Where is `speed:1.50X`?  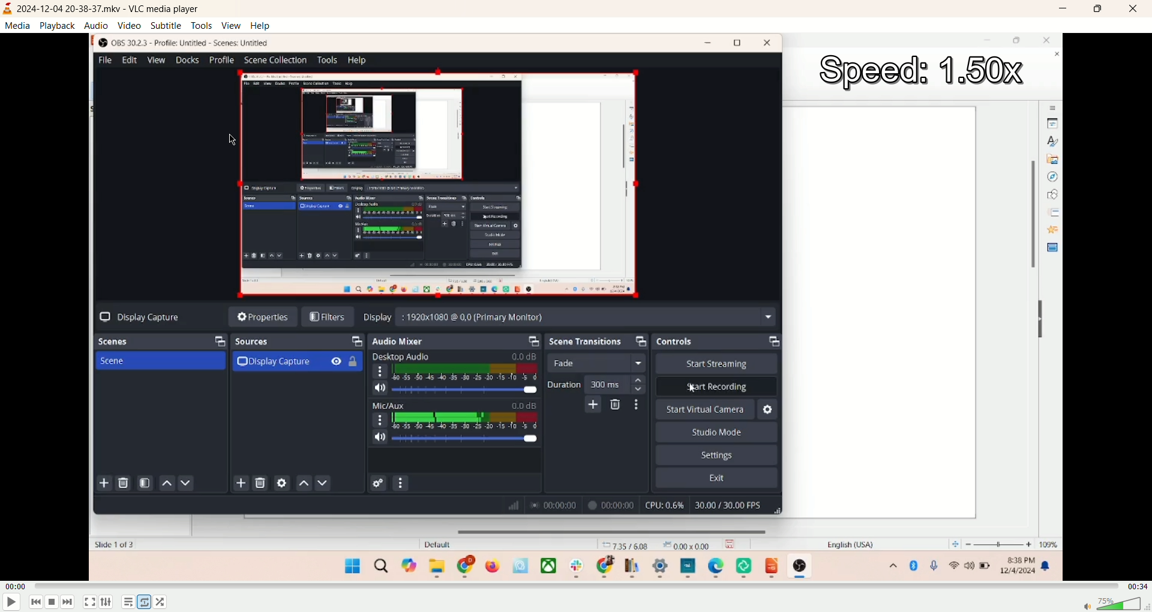 speed:1.50X is located at coordinates (929, 71).